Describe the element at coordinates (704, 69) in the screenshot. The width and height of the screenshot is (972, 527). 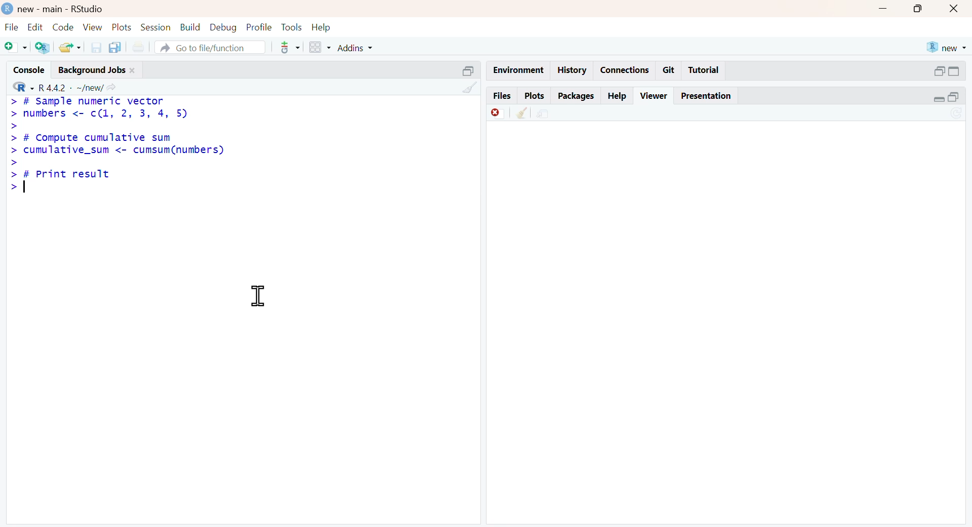
I see `Tutorial` at that location.